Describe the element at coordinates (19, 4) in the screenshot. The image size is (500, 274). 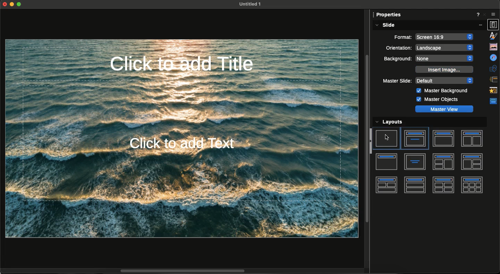
I see `Expand` at that location.